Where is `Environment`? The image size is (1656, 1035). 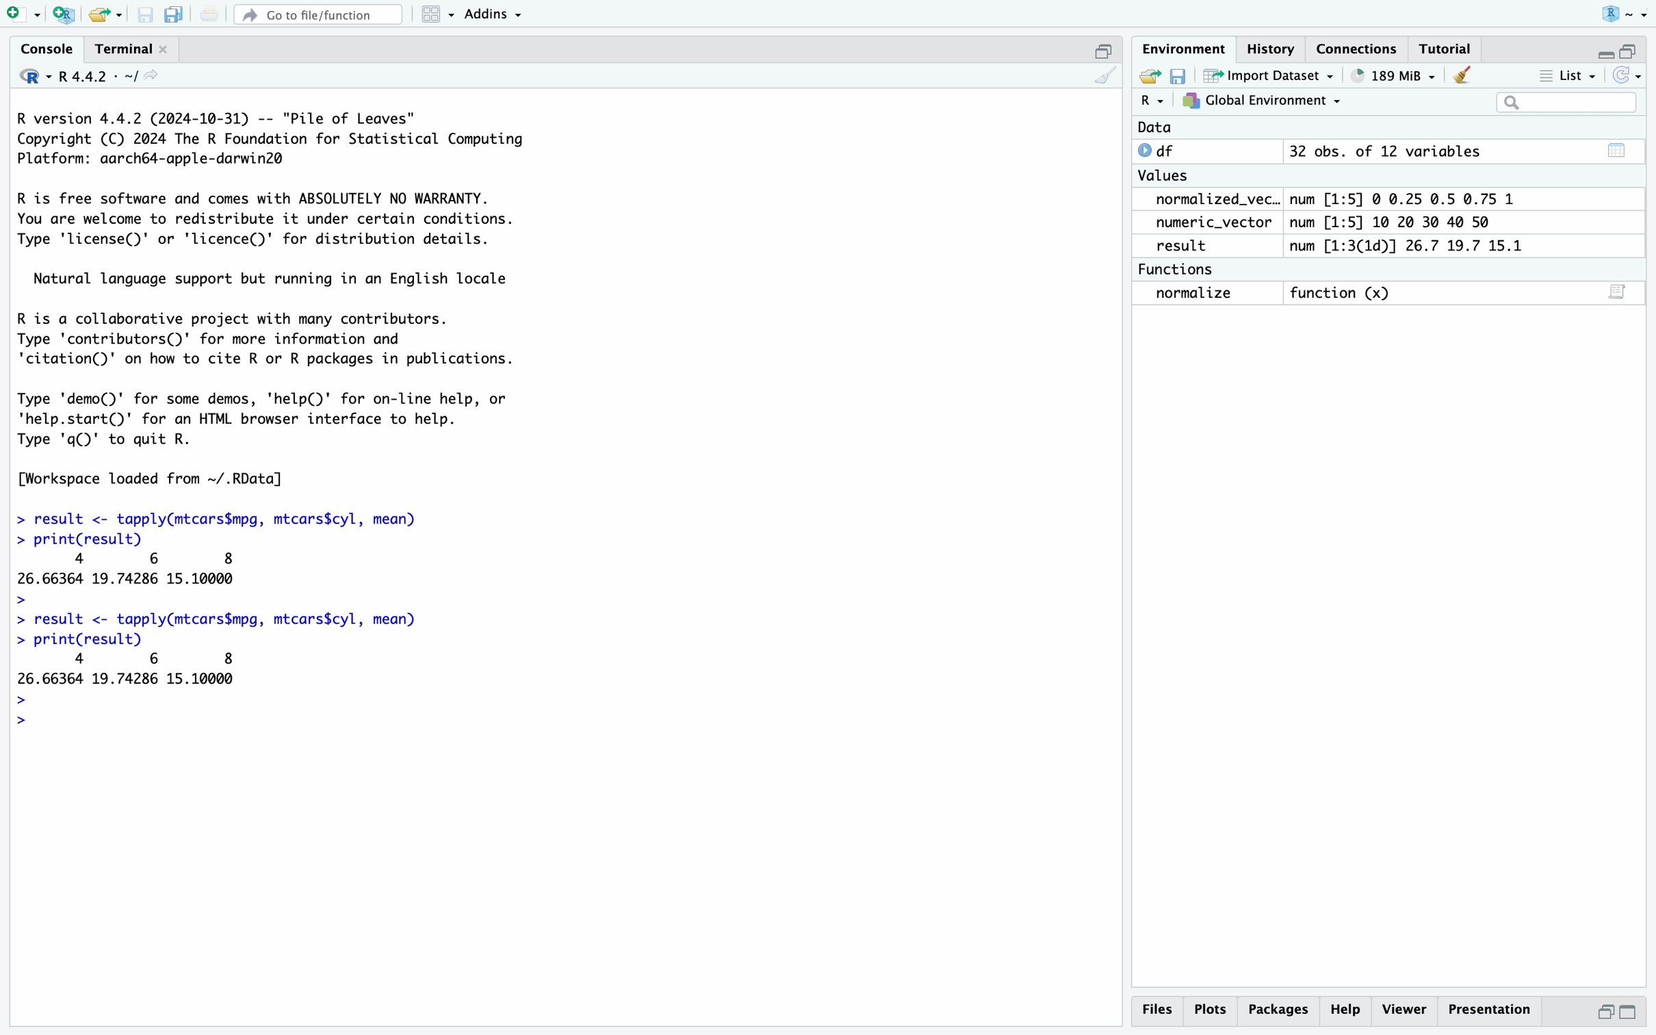
Environment is located at coordinates (1185, 48).